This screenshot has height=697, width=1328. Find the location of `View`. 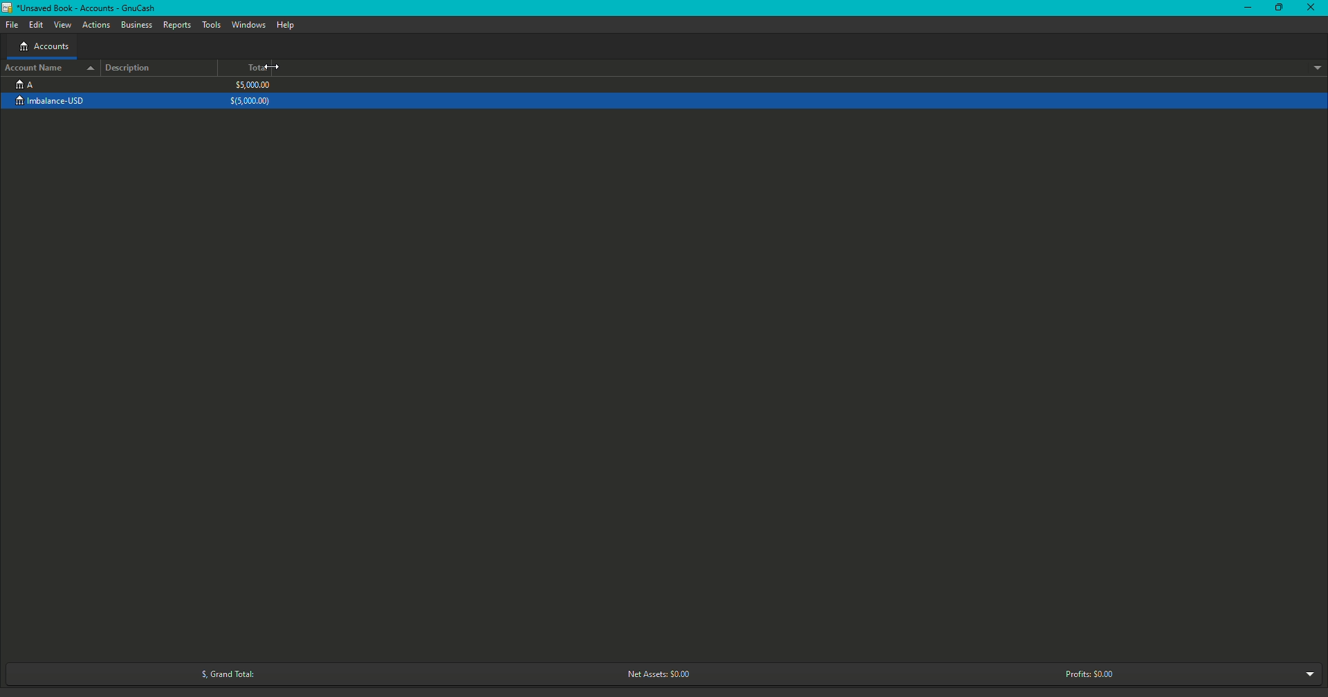

View is located at coordinates (64, 26).